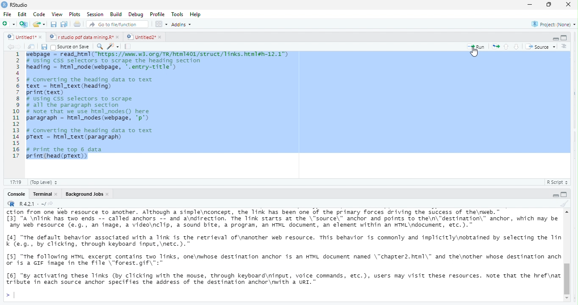 The image size is (578, 305). I want to click on Background Jobs, so click(39, 205).